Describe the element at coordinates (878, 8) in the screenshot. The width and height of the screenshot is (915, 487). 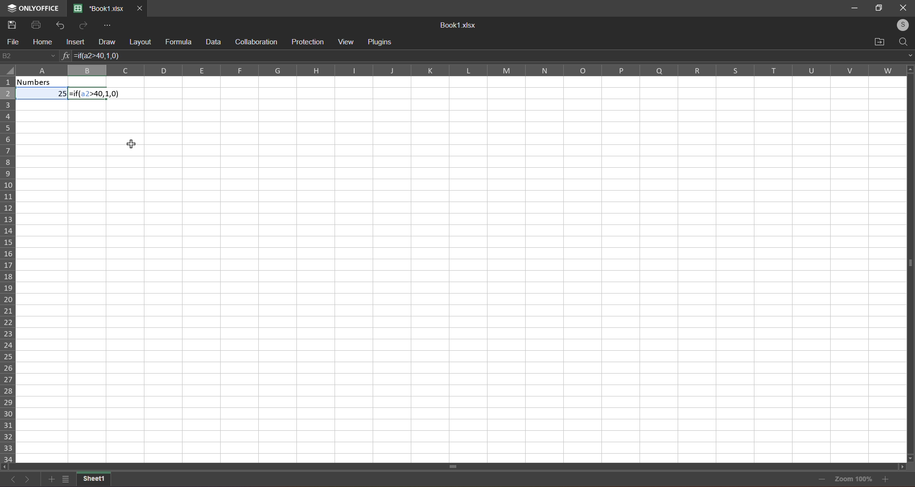
I see `maximize` at that location.